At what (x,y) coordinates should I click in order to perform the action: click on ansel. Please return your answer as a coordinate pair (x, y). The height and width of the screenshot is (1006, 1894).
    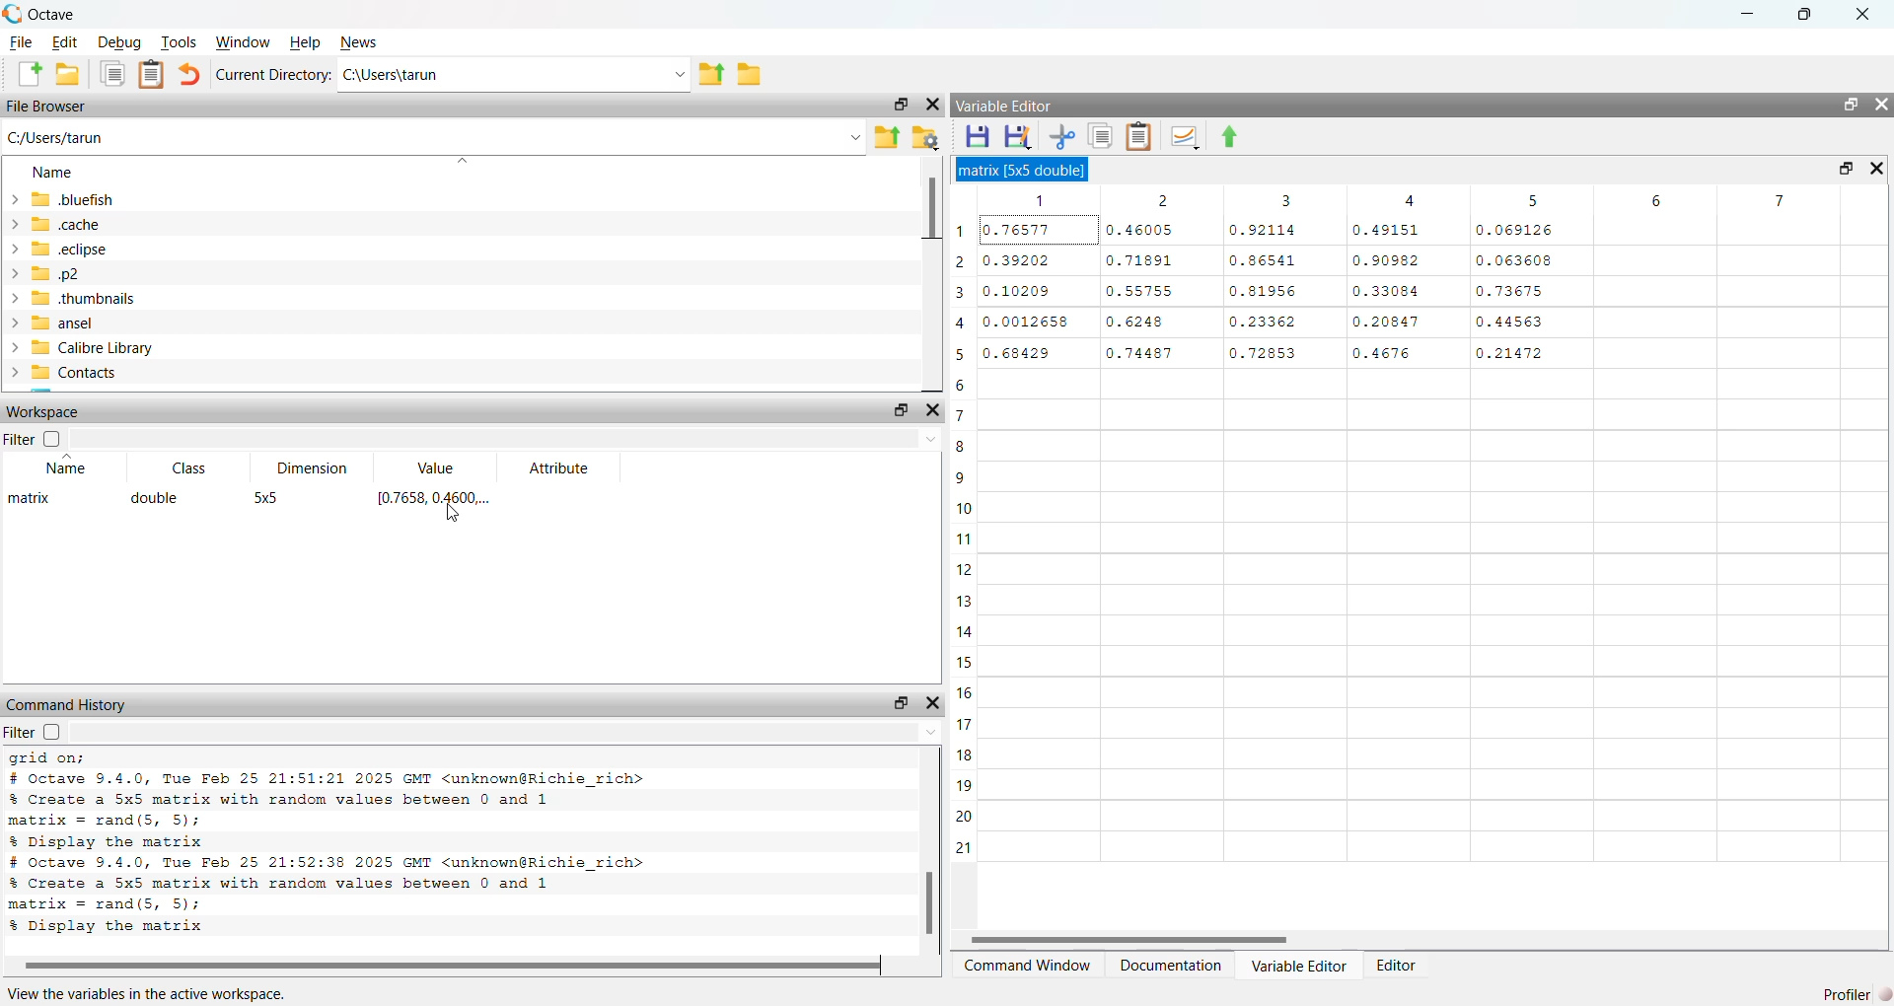
    Looking at the image, I should click on (69, 323).